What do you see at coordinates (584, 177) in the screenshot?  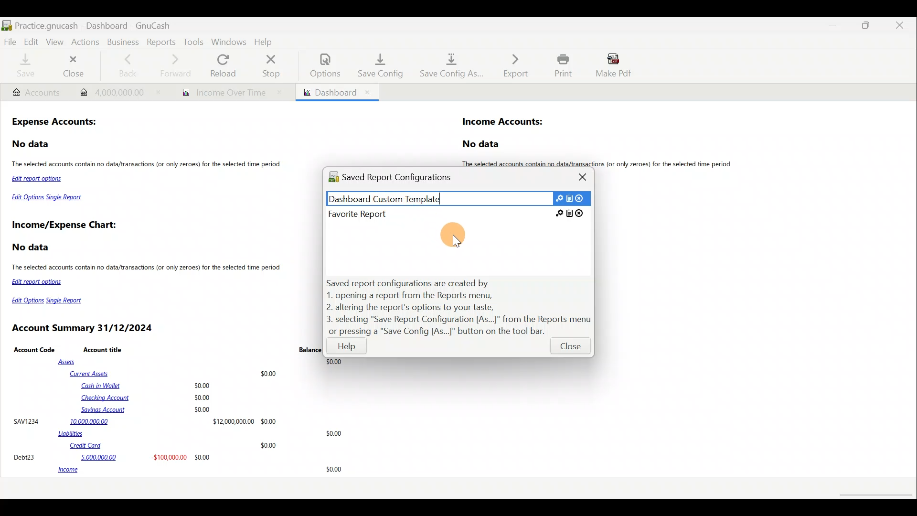 I see `Close` at bounding box center [584, 177].